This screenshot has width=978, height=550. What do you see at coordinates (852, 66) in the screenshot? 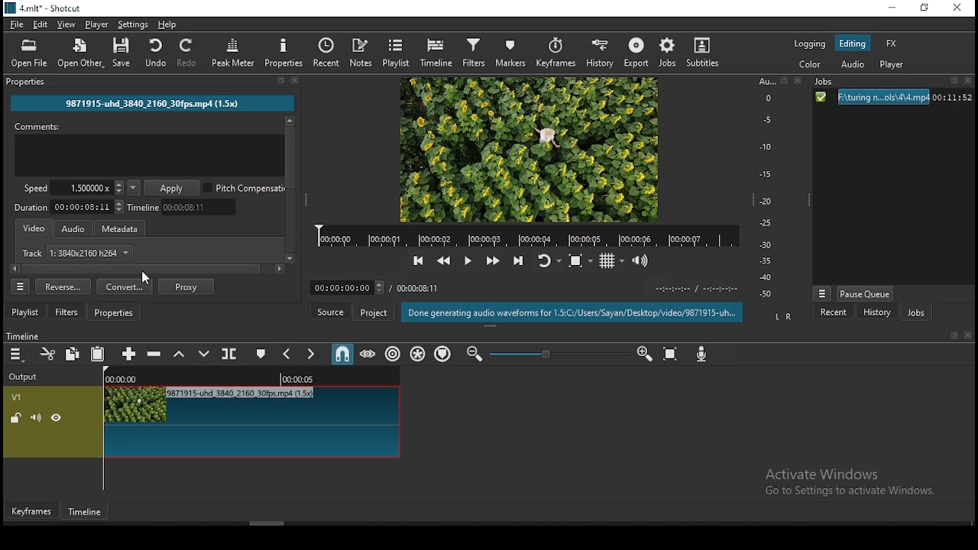
I see `audio` at bounding box center [852, 66].